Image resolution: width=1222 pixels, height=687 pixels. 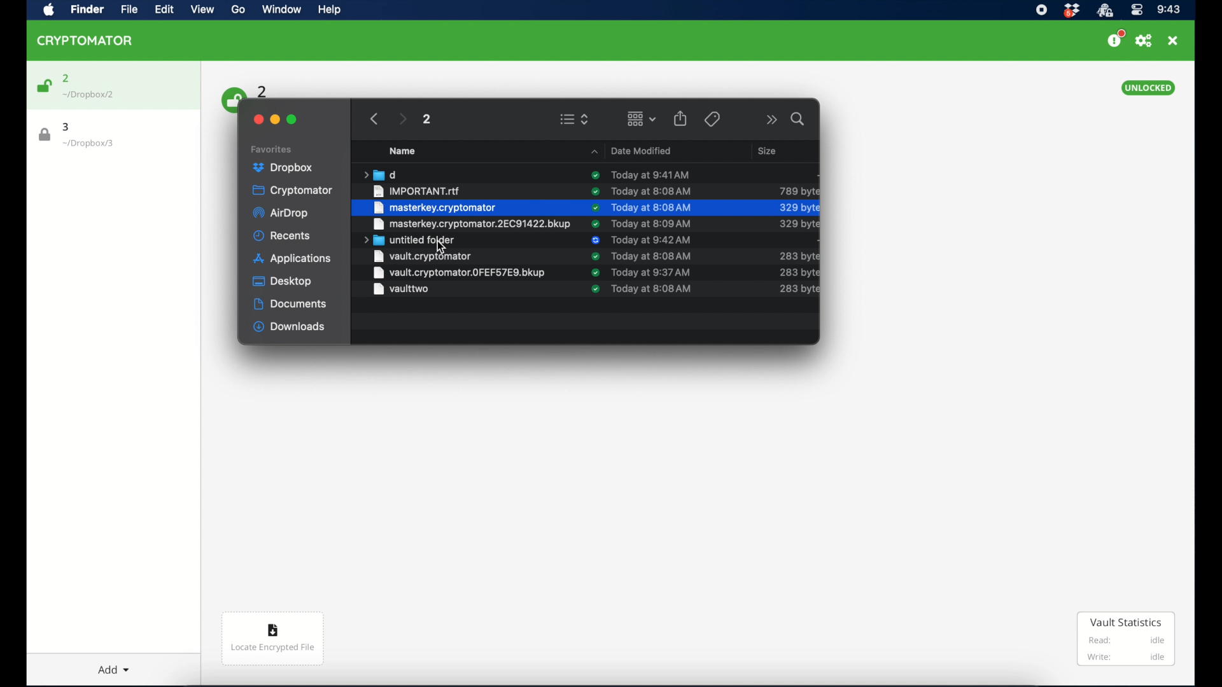 What do you see at coordinates (654, 289) in the screenshot?
I see `Today at 8:08 am` at bounding box center [654, 289].